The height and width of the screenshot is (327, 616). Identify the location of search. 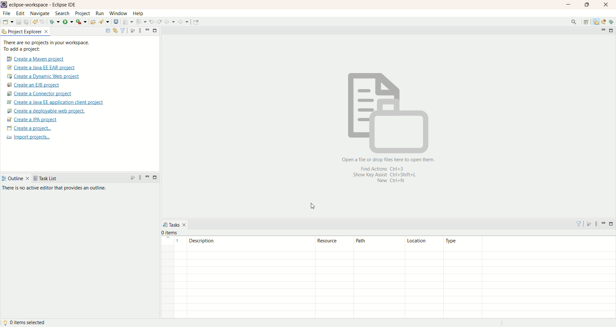
(573, 21).